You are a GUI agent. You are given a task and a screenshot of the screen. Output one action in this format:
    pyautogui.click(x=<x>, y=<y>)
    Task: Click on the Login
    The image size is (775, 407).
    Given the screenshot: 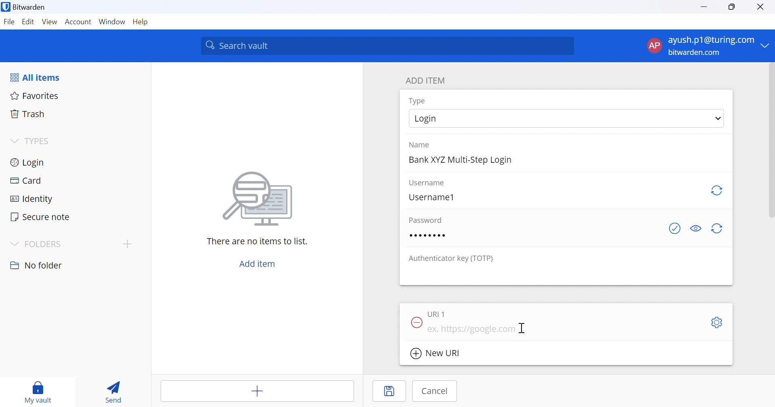 What is the action you would take?
    pyautogui.click(x=29, y=162)
    